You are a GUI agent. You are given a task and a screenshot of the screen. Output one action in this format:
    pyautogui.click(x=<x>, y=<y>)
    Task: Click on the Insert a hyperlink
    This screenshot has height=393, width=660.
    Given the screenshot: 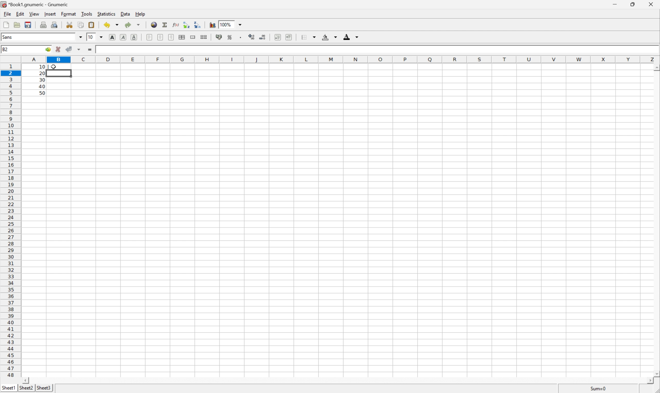 What is the action you would take?
    pyautogui.click(x=154, y=25)
    